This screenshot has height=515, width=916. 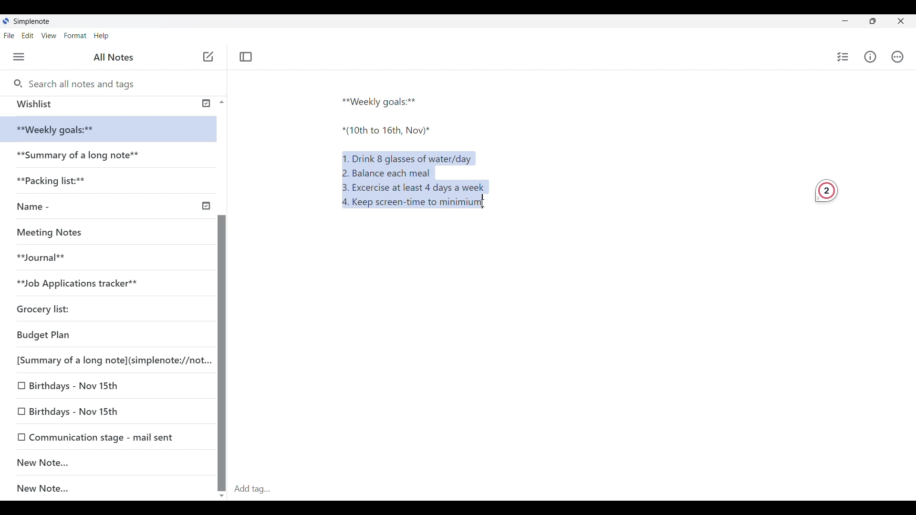 What do you see at coordinates (116, 57) in the screenshot?
I see `All notes` at bounding box center [116, 57].